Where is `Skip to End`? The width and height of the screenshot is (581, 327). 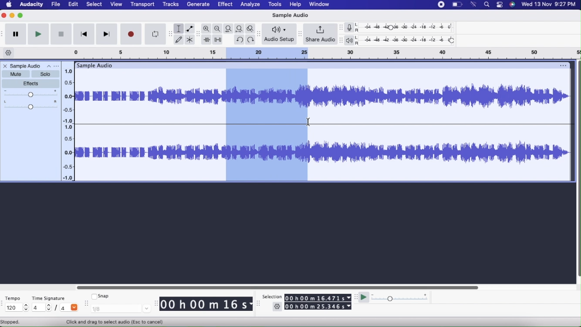 Skip to End is located at coordinates (107, 34).